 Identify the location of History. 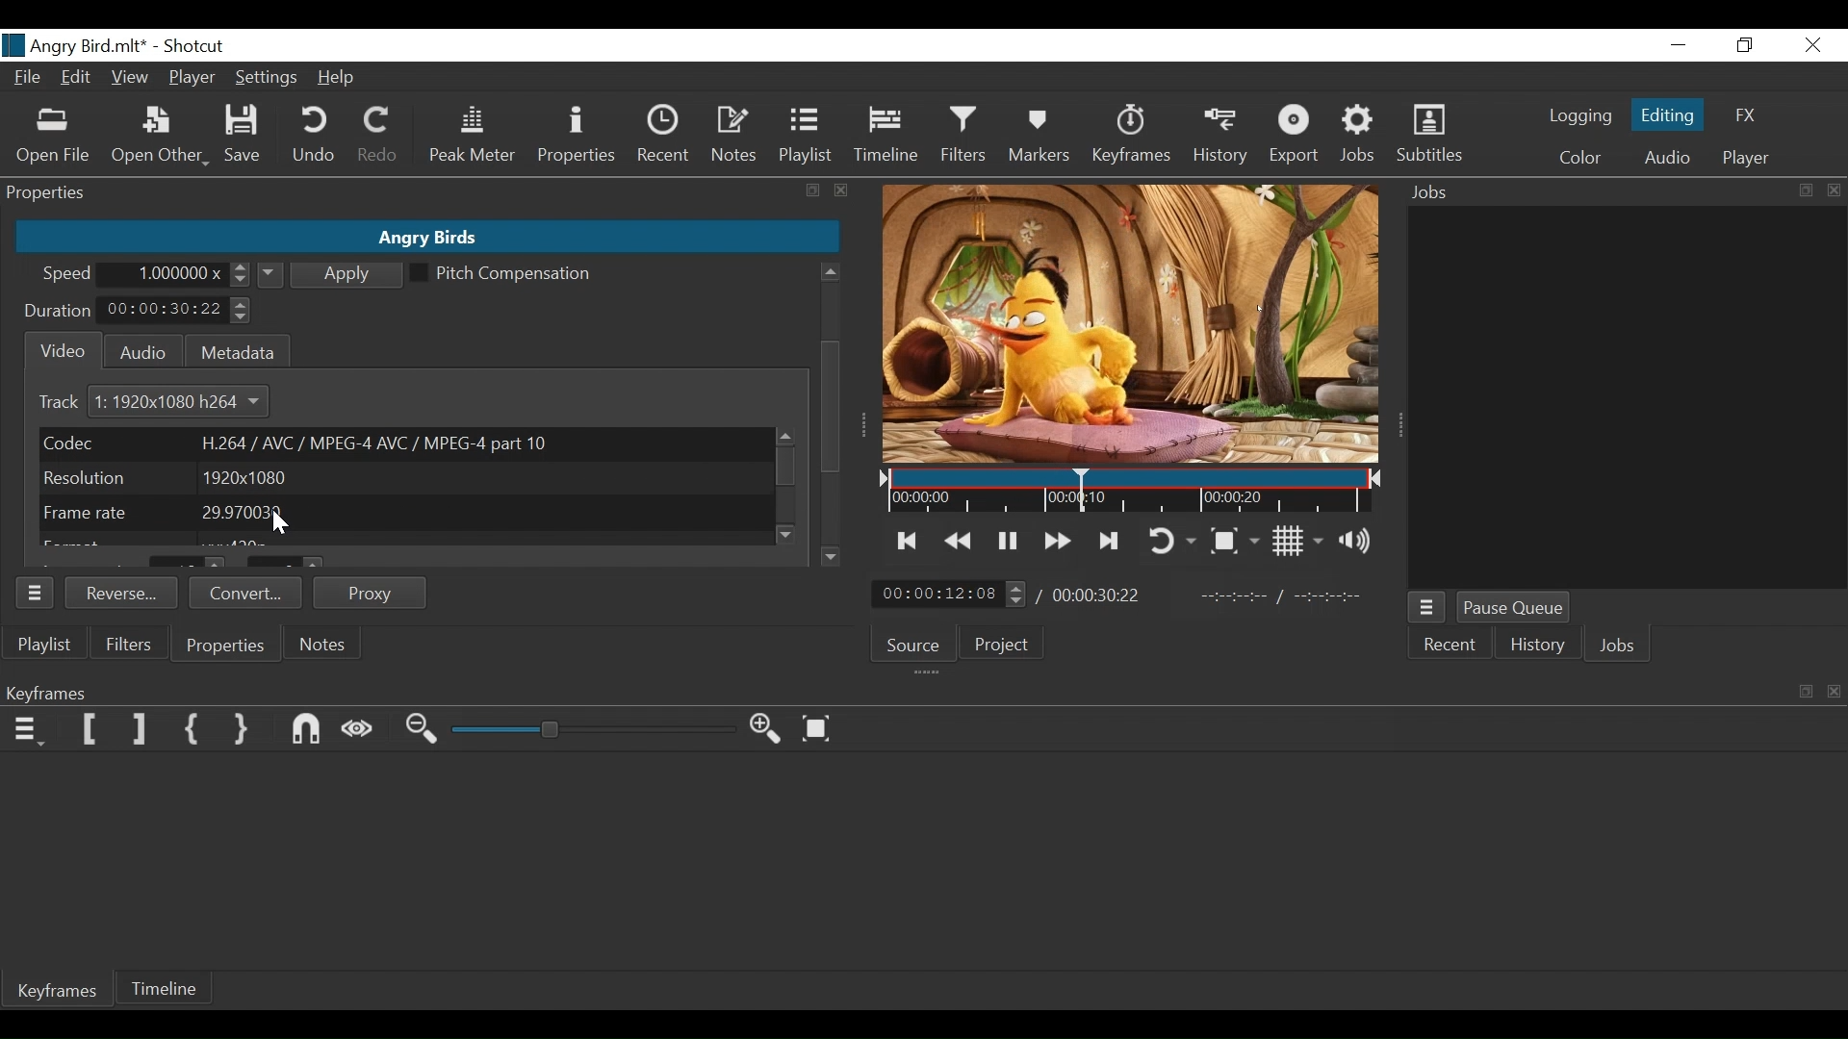
(1219, 138).